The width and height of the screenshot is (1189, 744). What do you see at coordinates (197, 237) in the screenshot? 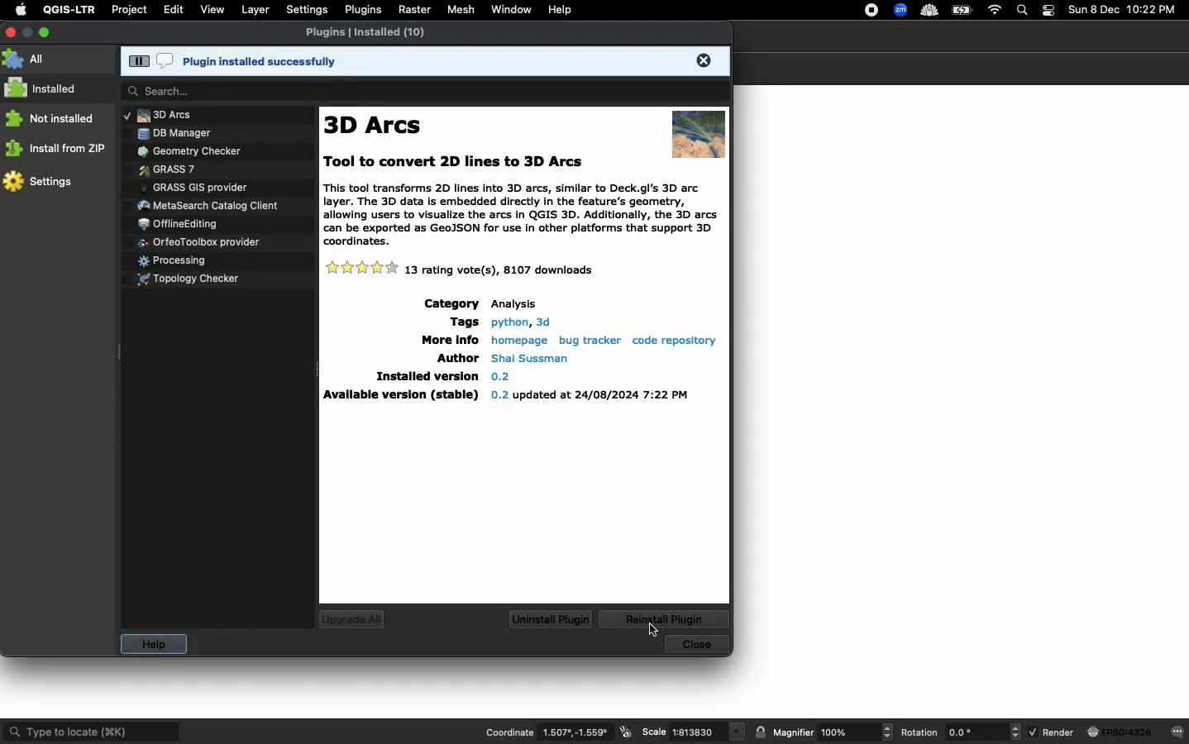
I see `Plugins` at bounding box center [197, 237].